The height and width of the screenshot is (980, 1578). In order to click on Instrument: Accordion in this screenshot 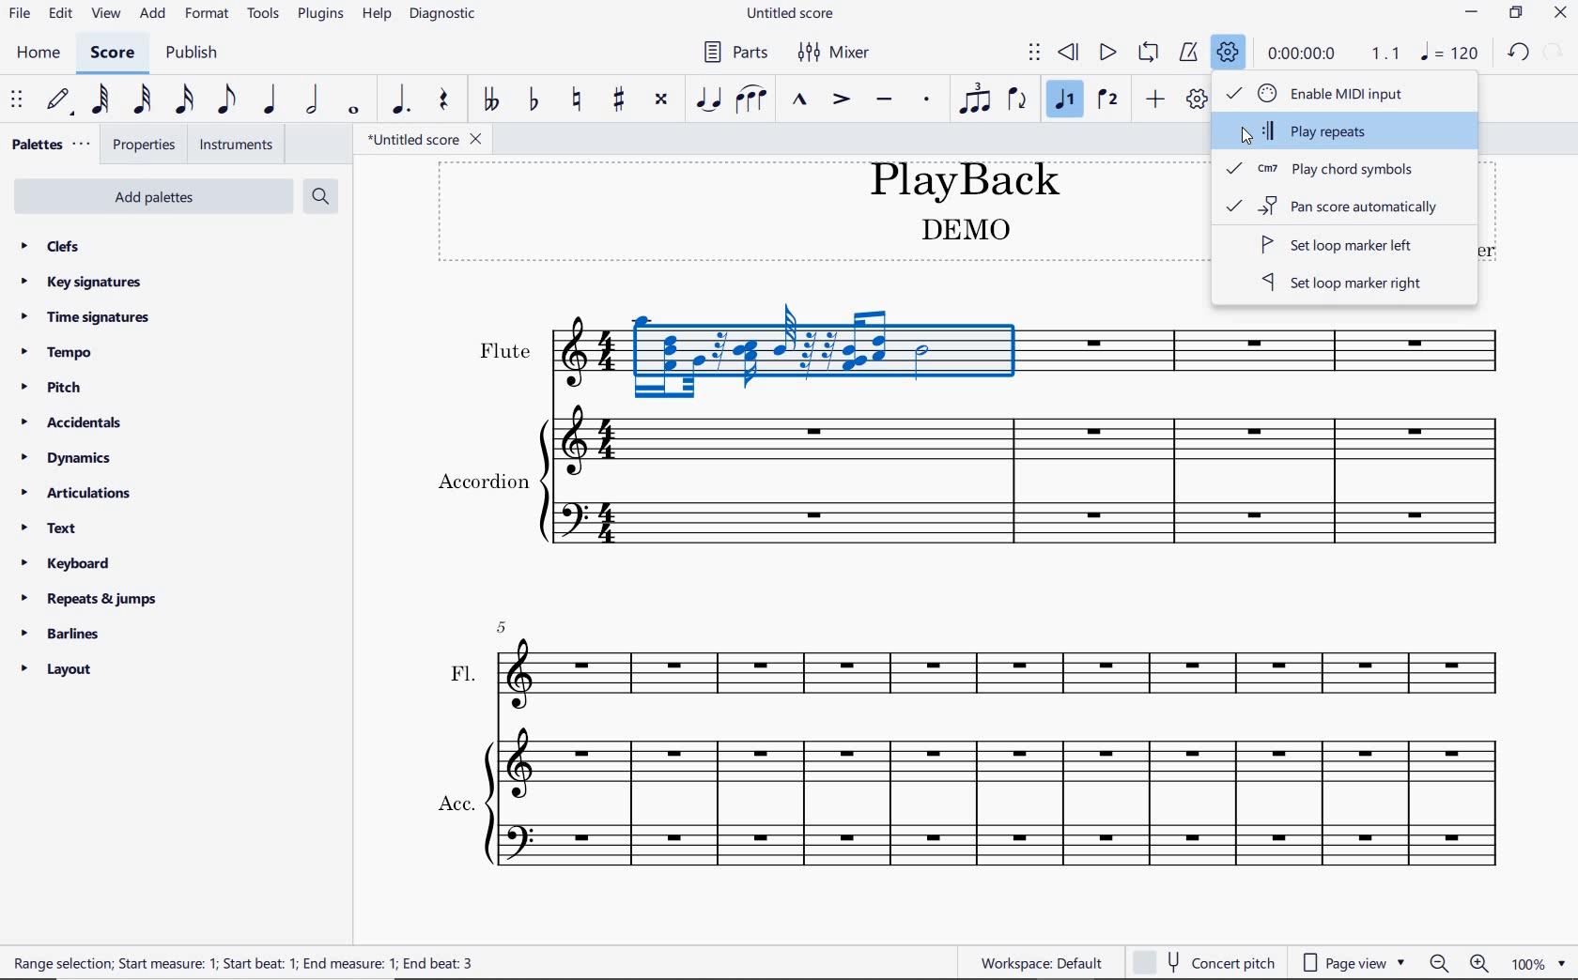, I will do `click(971, 483)`.